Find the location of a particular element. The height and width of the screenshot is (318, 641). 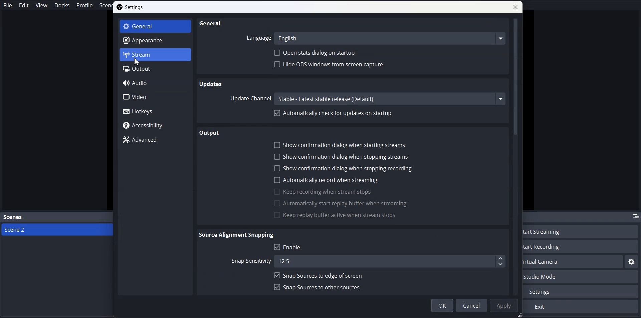

Edit is located at coordinates (24, 5).